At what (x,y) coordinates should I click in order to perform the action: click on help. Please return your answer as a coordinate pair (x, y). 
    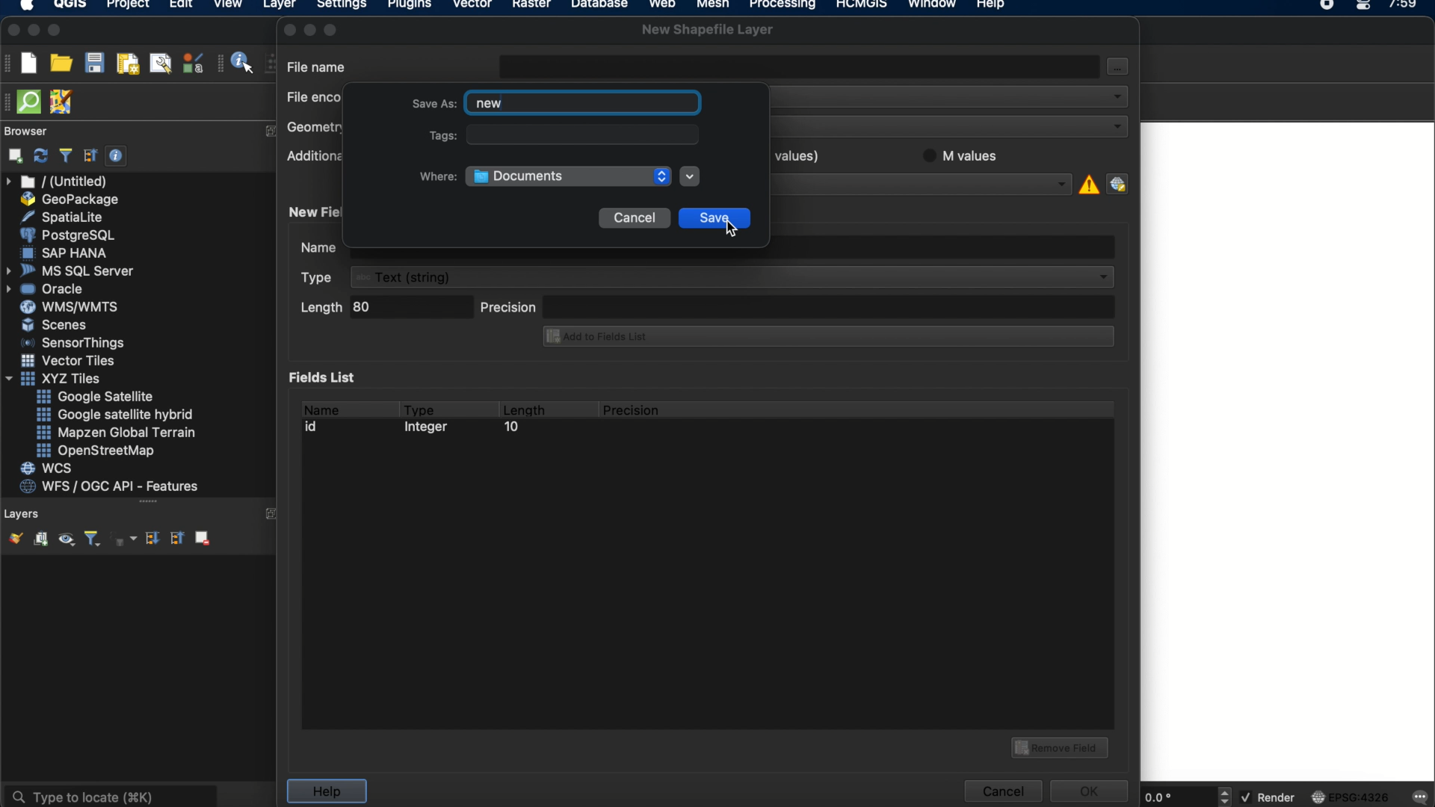
    Looking at the image, I should click on (326, 791).